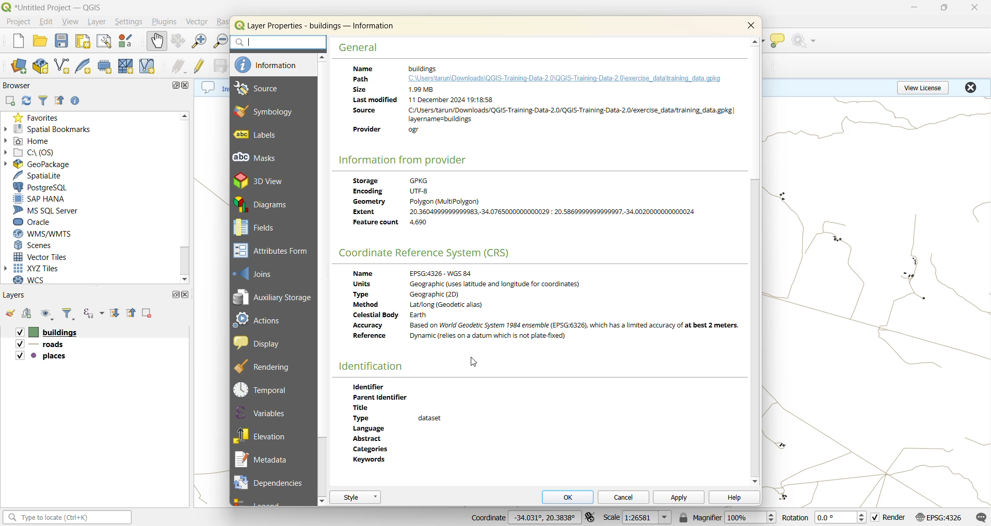 Image resolution: width=991 pixels, height=526 pixels. Describe the element at coordinates (69, 518) in the screenshot. I see `status bar` at that location.